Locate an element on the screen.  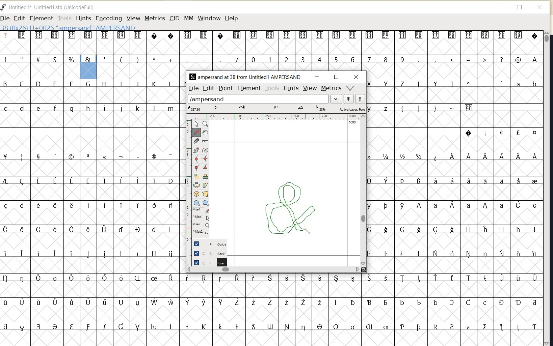
GLYPHY INFO is located at coordinates (68, 28).